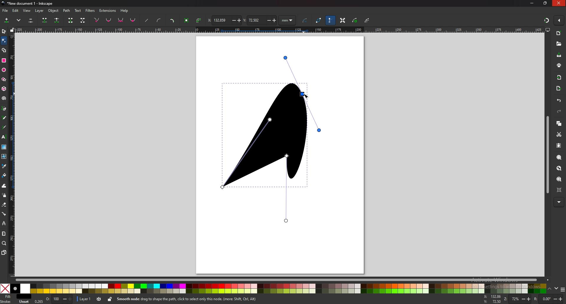  I want to click on join endnodes, so click(71, 20).